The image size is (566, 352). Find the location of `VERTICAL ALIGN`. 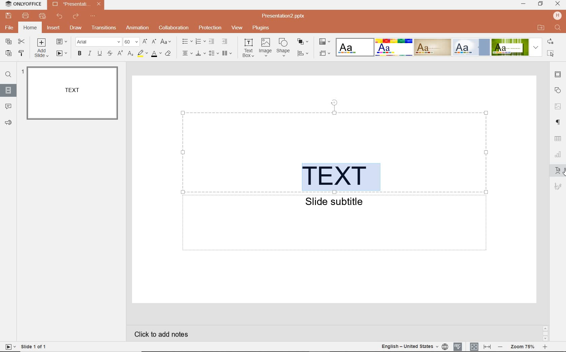

VERTICAL ALIGN is located at coordinates (200, 54).